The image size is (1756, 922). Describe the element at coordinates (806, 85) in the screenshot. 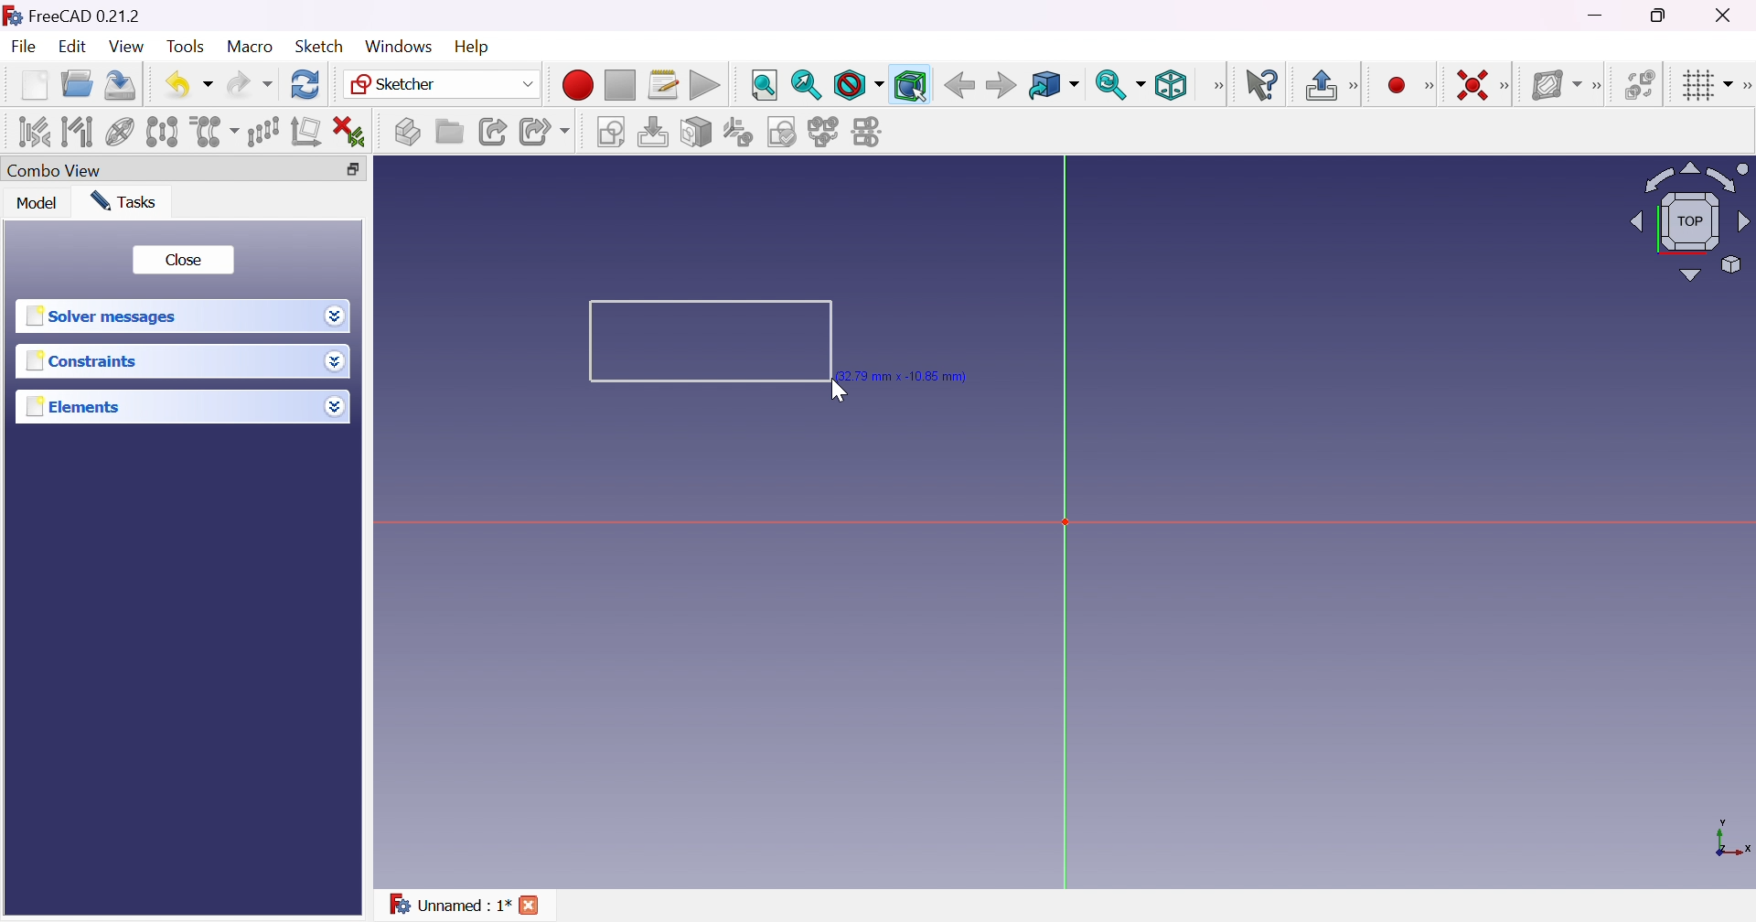

I see `Fit selection` at that location.